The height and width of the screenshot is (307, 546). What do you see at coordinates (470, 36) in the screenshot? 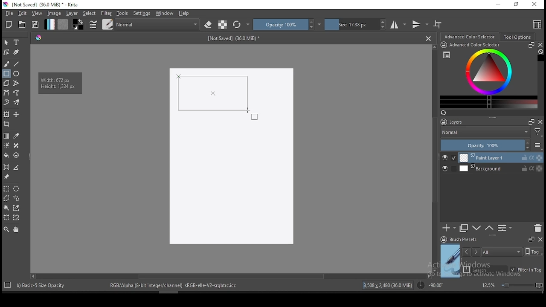
I see `advance color selector` at bounding box center [470, 36].